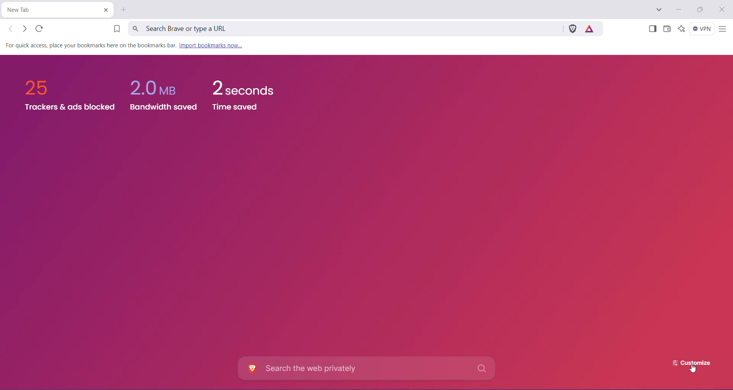 Image resolution: width=733 pixels, height=390 pixels. I want to click on Search Tabs, so click(659, 10).